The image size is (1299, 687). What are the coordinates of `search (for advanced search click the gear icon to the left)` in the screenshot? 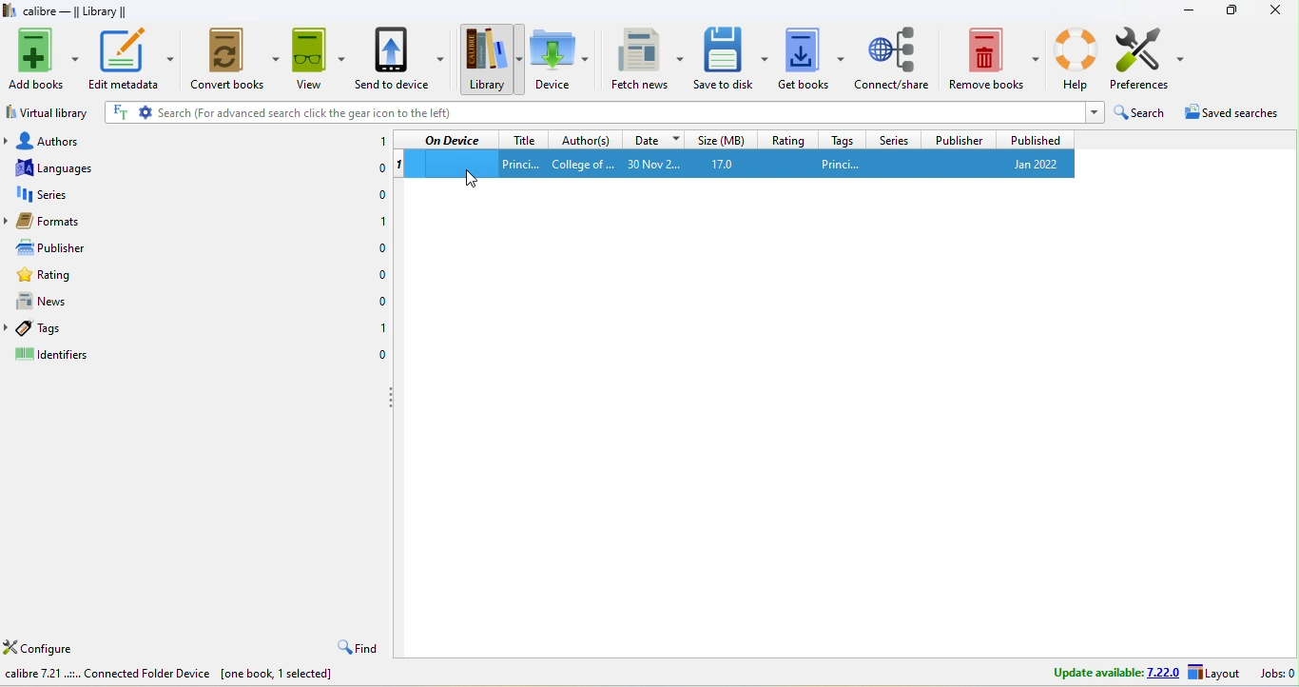 It's located at (619, 113).